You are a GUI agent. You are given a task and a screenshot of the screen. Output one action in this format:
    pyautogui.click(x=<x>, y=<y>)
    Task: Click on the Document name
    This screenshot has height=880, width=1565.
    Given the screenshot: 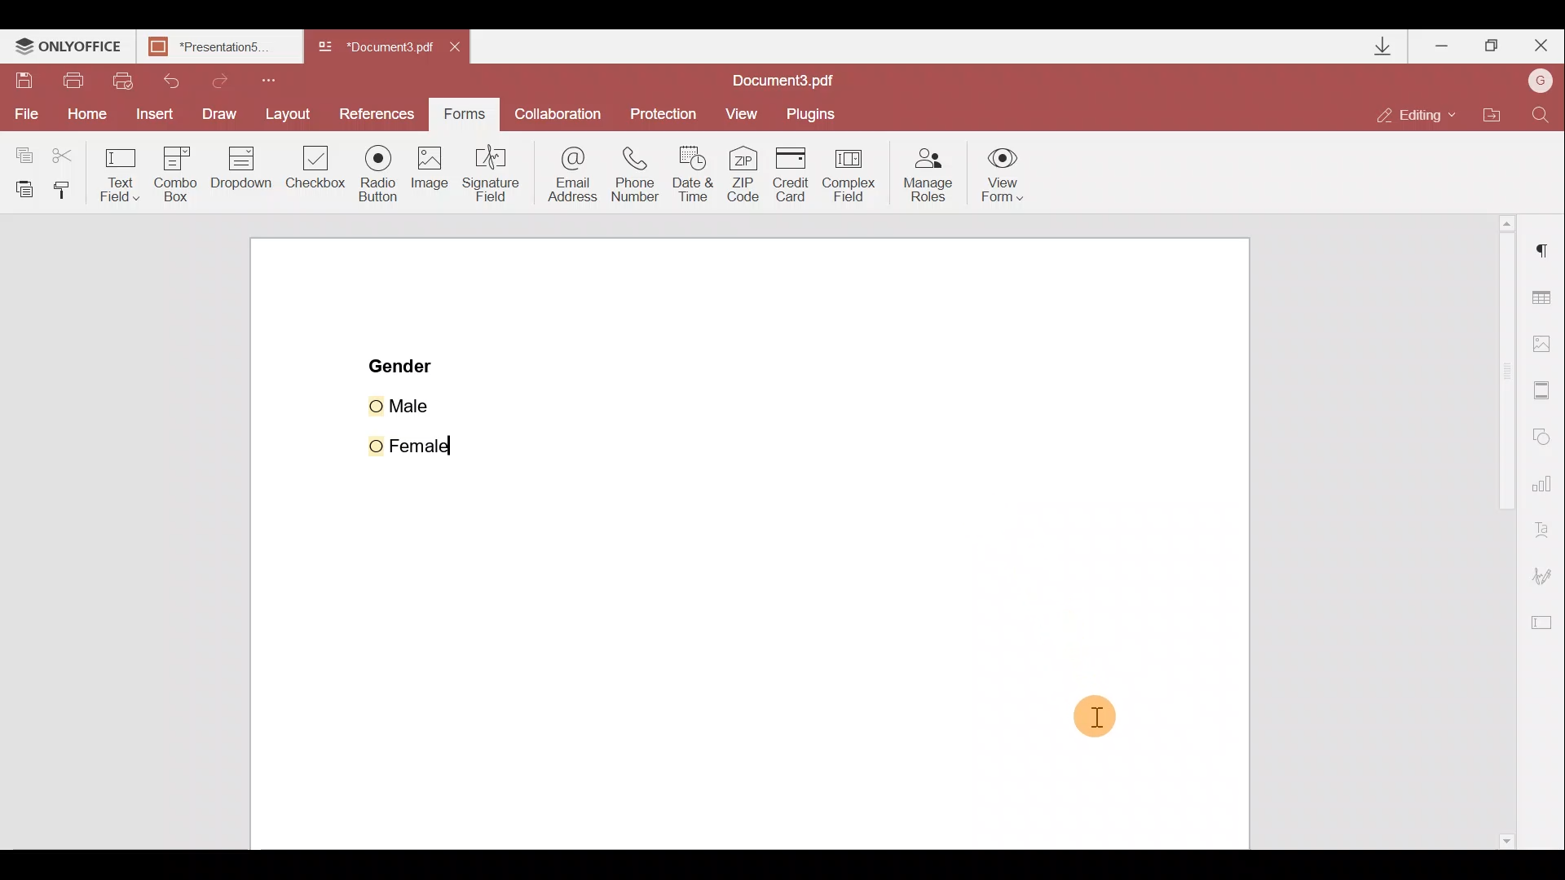 What is the action you would take?
    pyautogui.click(x=787, y=78)
    